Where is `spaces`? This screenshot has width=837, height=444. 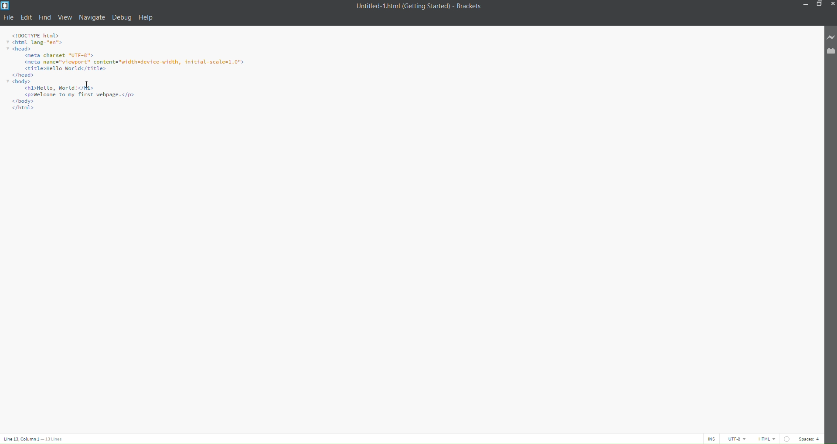 spaces is located at coordinates (810, 438).